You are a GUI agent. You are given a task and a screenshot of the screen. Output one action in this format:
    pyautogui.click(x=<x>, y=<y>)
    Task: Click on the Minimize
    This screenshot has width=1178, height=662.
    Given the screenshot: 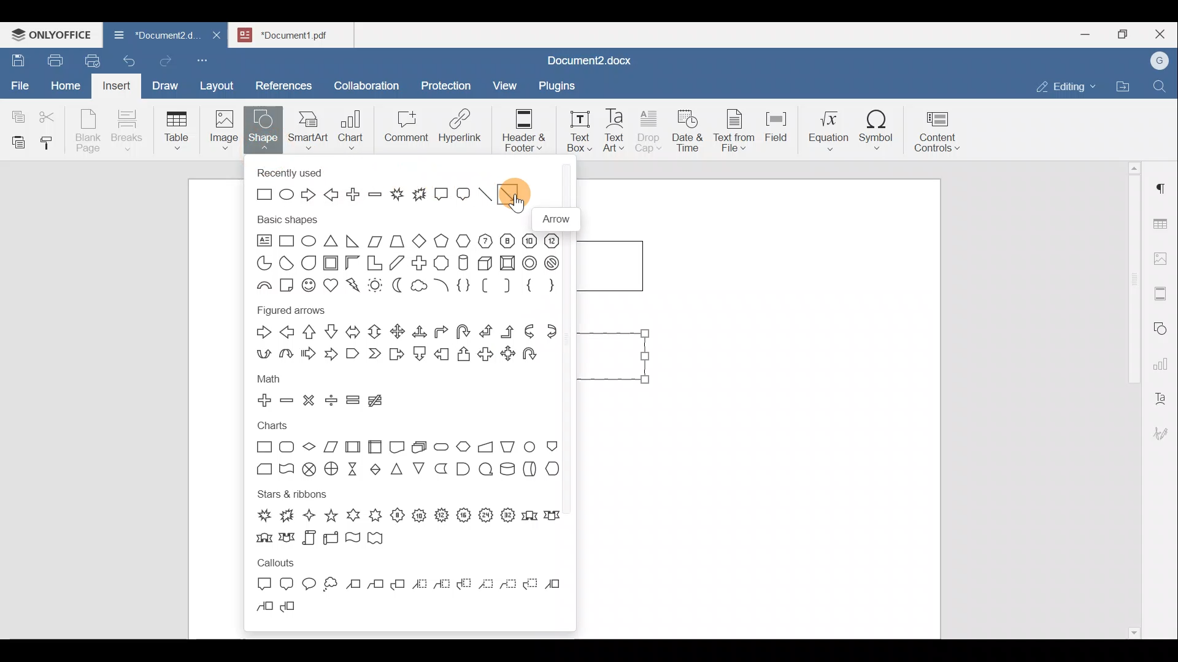 What is the action you would take?
    pyautogui.click(x=1085, y=33)
    